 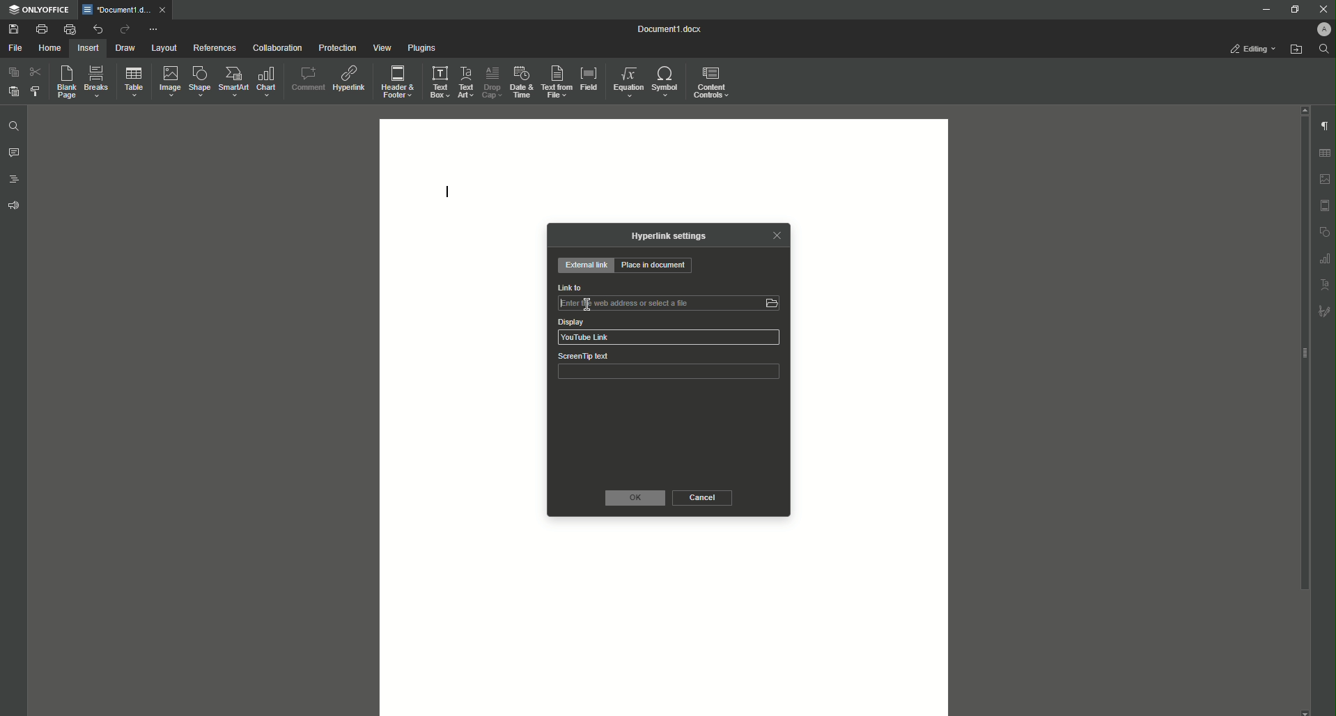 What do you see at coordinates (467, 82) in the screenshot?
I see `Text Art` at bounding box center [467, 82].